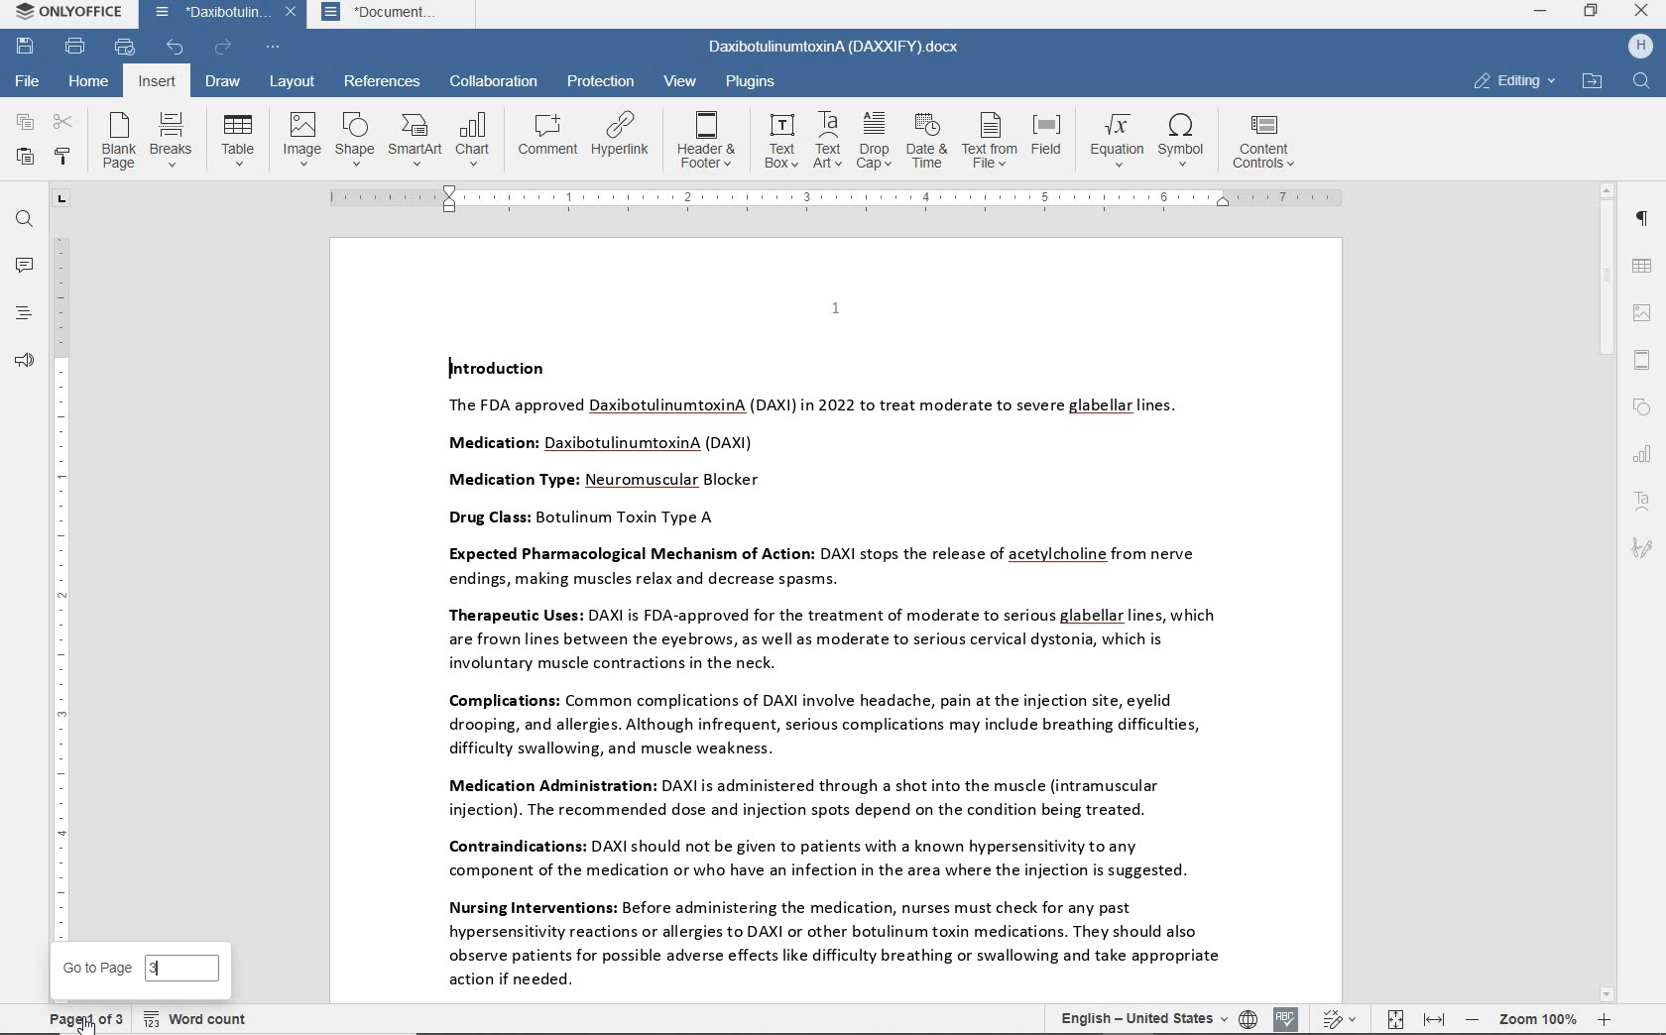 The image size is (1666, 1035). Describe the element at coordinates (823, 674) in the screenshot. I see `Introduction

The FDA approved DaxibotulinumtoxinA (DAXI) in 2022 to treat moderate to severe glabellar lines.
Medication: DaxibotulinumtoxinA (DAXI)

Medication Type: Neuromuscular Blocker

Drug Class: Botulinum Toxin Type A

Expected Pharmacological Mechanism of Action: DAXI stops the release of acetylcholine from nerve
endings, making muscles relax and decrease spasms.

Therapeutic Uses: DAXI is FDA-approved for the treatment of moderate to serious glabellar lines, which
are frown lines between the eyebrows, as well as moderate to serious cervical dystonia, which is
involuntary muscle contractions in the neck.

Complications: Common complications of DAXI involve headache, pain at the injection site, eyelid
drooping, and allergies. Although infrequent, serious complications may include breathing difficulties,
difficulty swallowing, and muscle weakness.

Medication Administration: DAXI is administered through a shot into the muscle (intramuscular
injection). The recommended dose and injection spots depend on the condition being treated.
Contraindications: DAXI should not be given to patients with a known hypersensitivity to any
component of the medication or who have an infection in the area where the injection is suggested.
Nursing Interventions: Before administering the medication, nurses must check for any past
hypersensitivity reactions or allergies to DAXI or other botulinum toxin medications. They should also
observe patients for possible adverse effects like difficulty breathing or swallowing and take appropriate
action if needed.` at that location.